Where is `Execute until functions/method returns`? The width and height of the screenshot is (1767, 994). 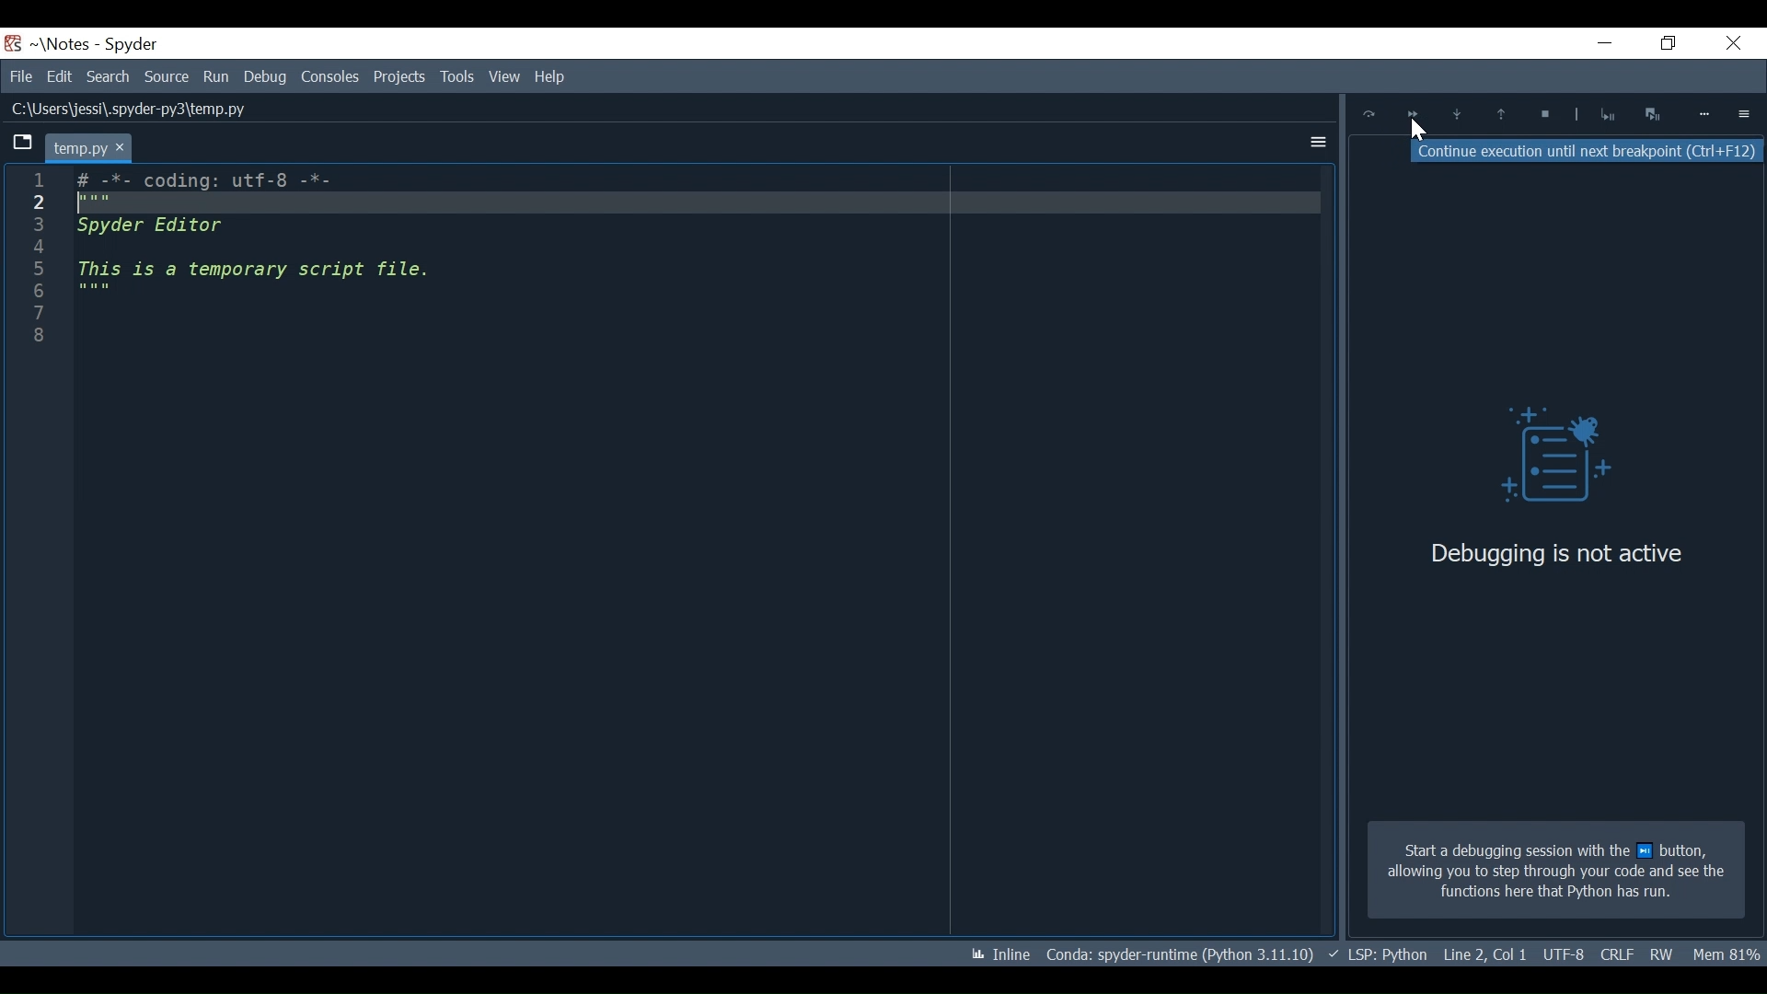 Execute until functions/method returns is located at coordinates (1498, 116).